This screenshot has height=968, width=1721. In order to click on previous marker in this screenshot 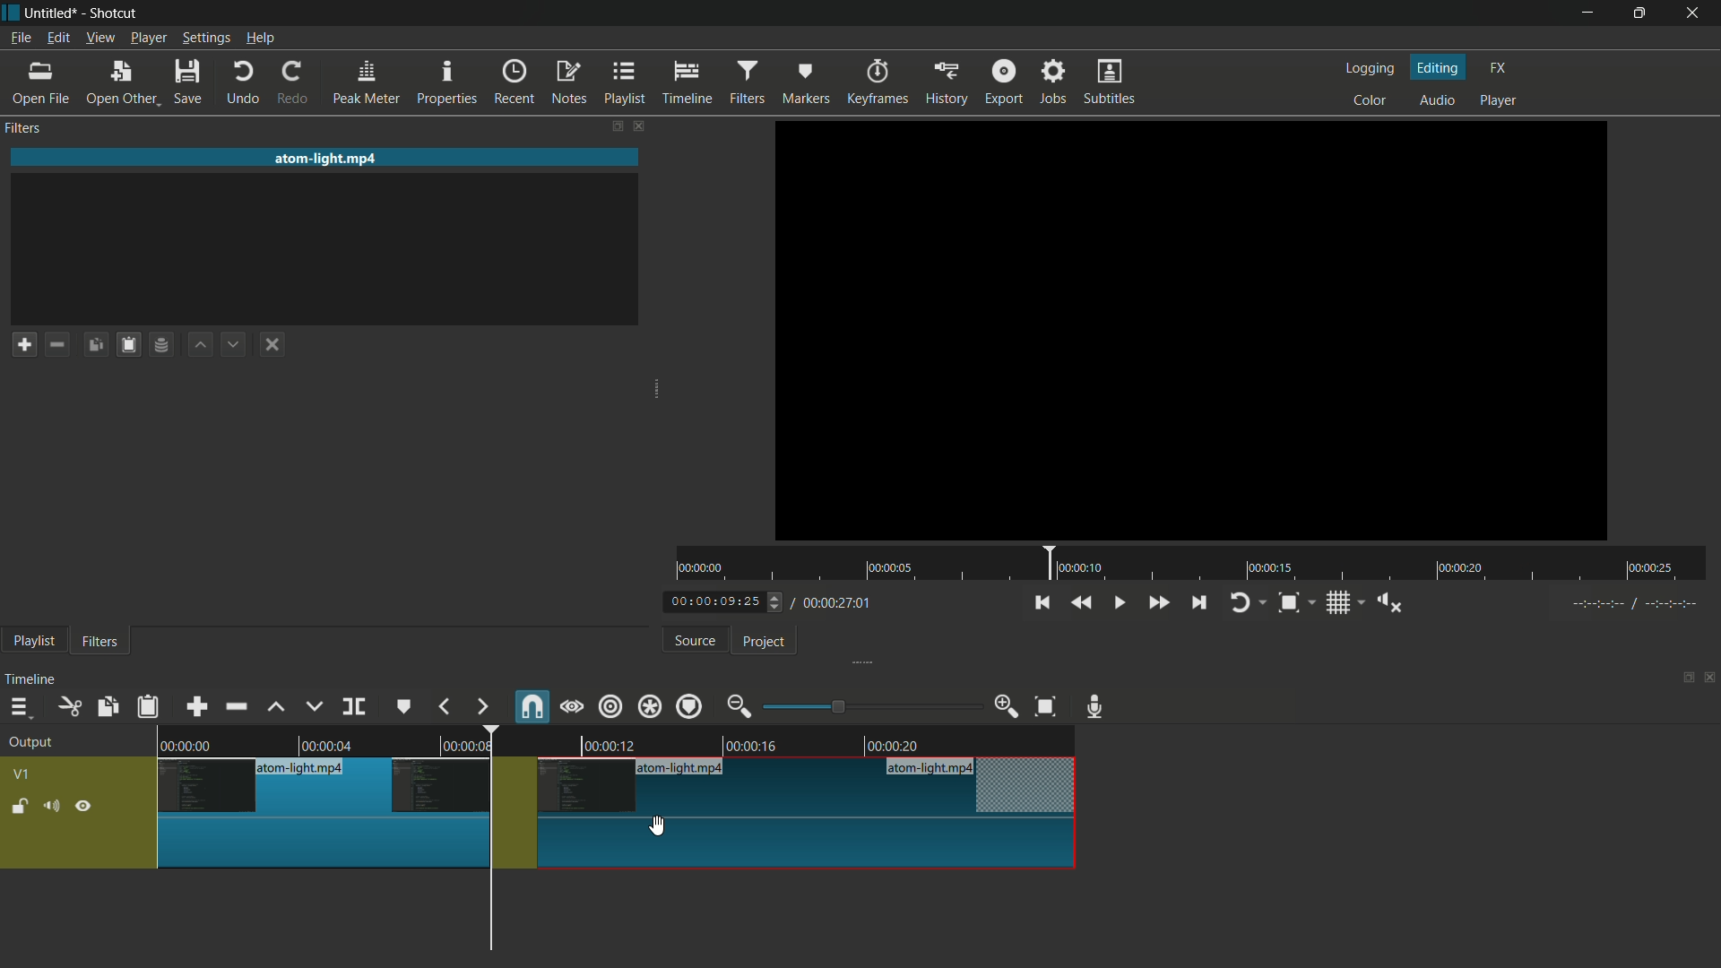, I will do `click(445, 706)`.